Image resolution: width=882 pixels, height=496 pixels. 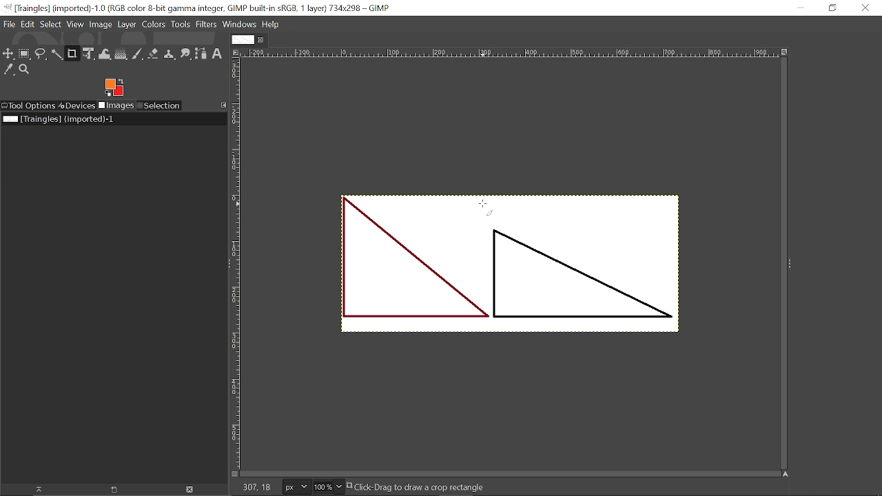 I want to click on Unified transform tool, so click(x=90, y=54).